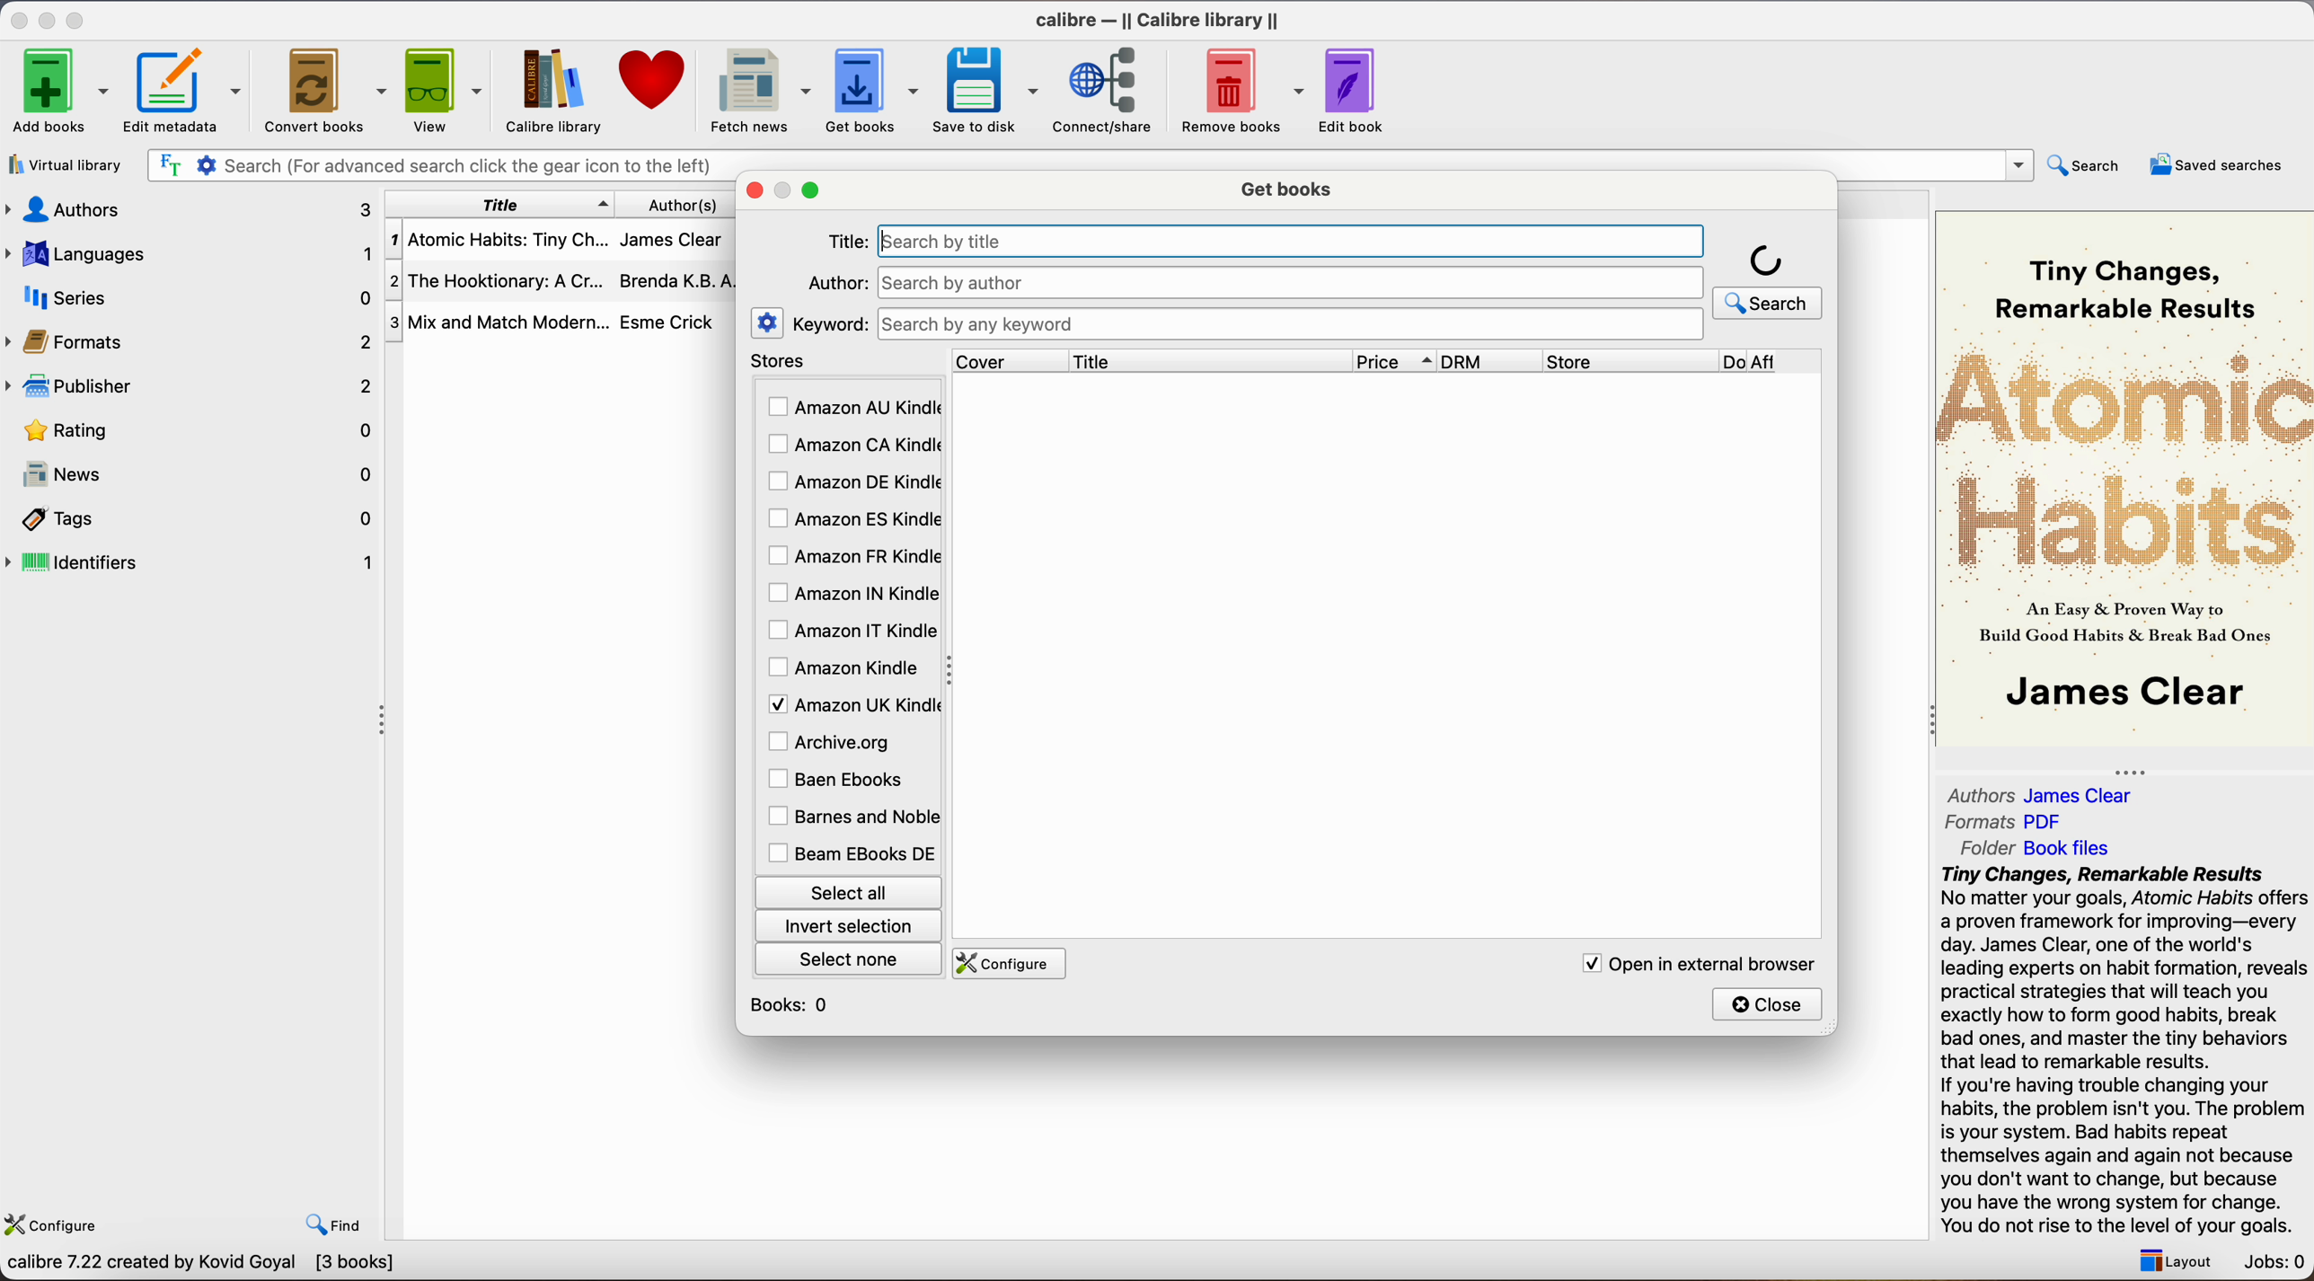 The height and width of the screenshot is (1281, 2314). I want to click on clear, so click(1680, 241).